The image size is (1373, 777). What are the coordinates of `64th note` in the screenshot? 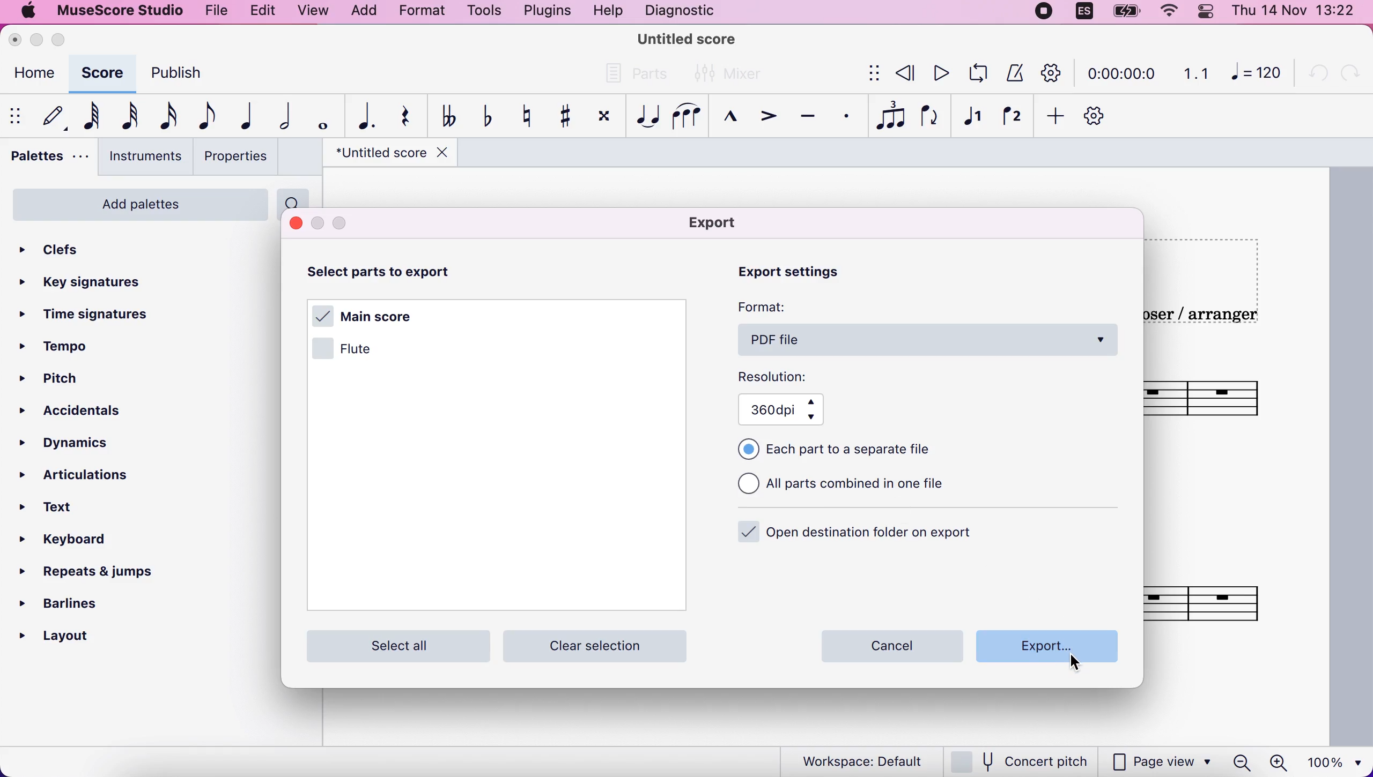 It's located at (89, 117).